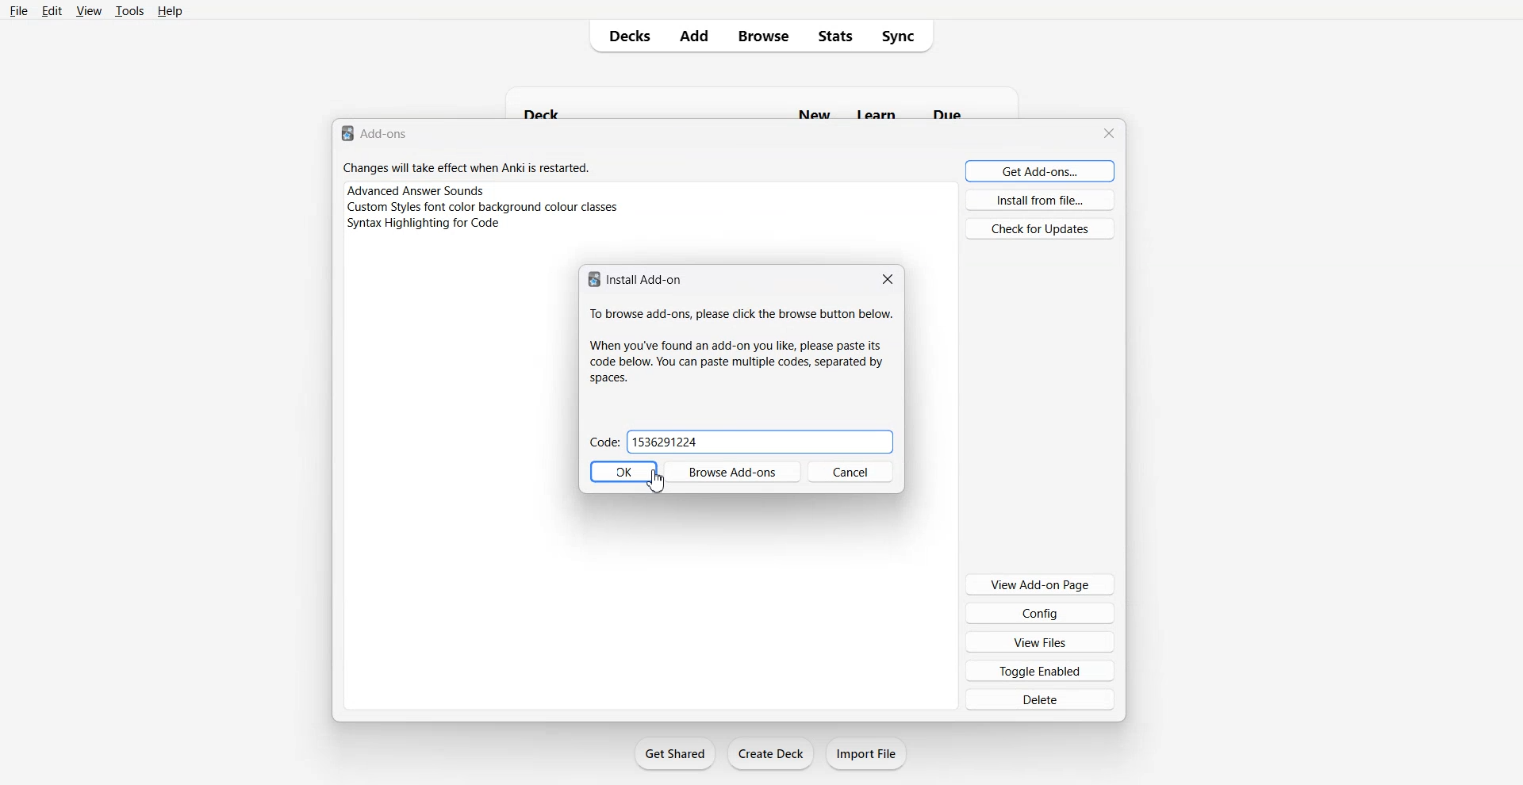  Describe the element at coordinates (834, 36) in the screenshot. I see `Stats` at that location.